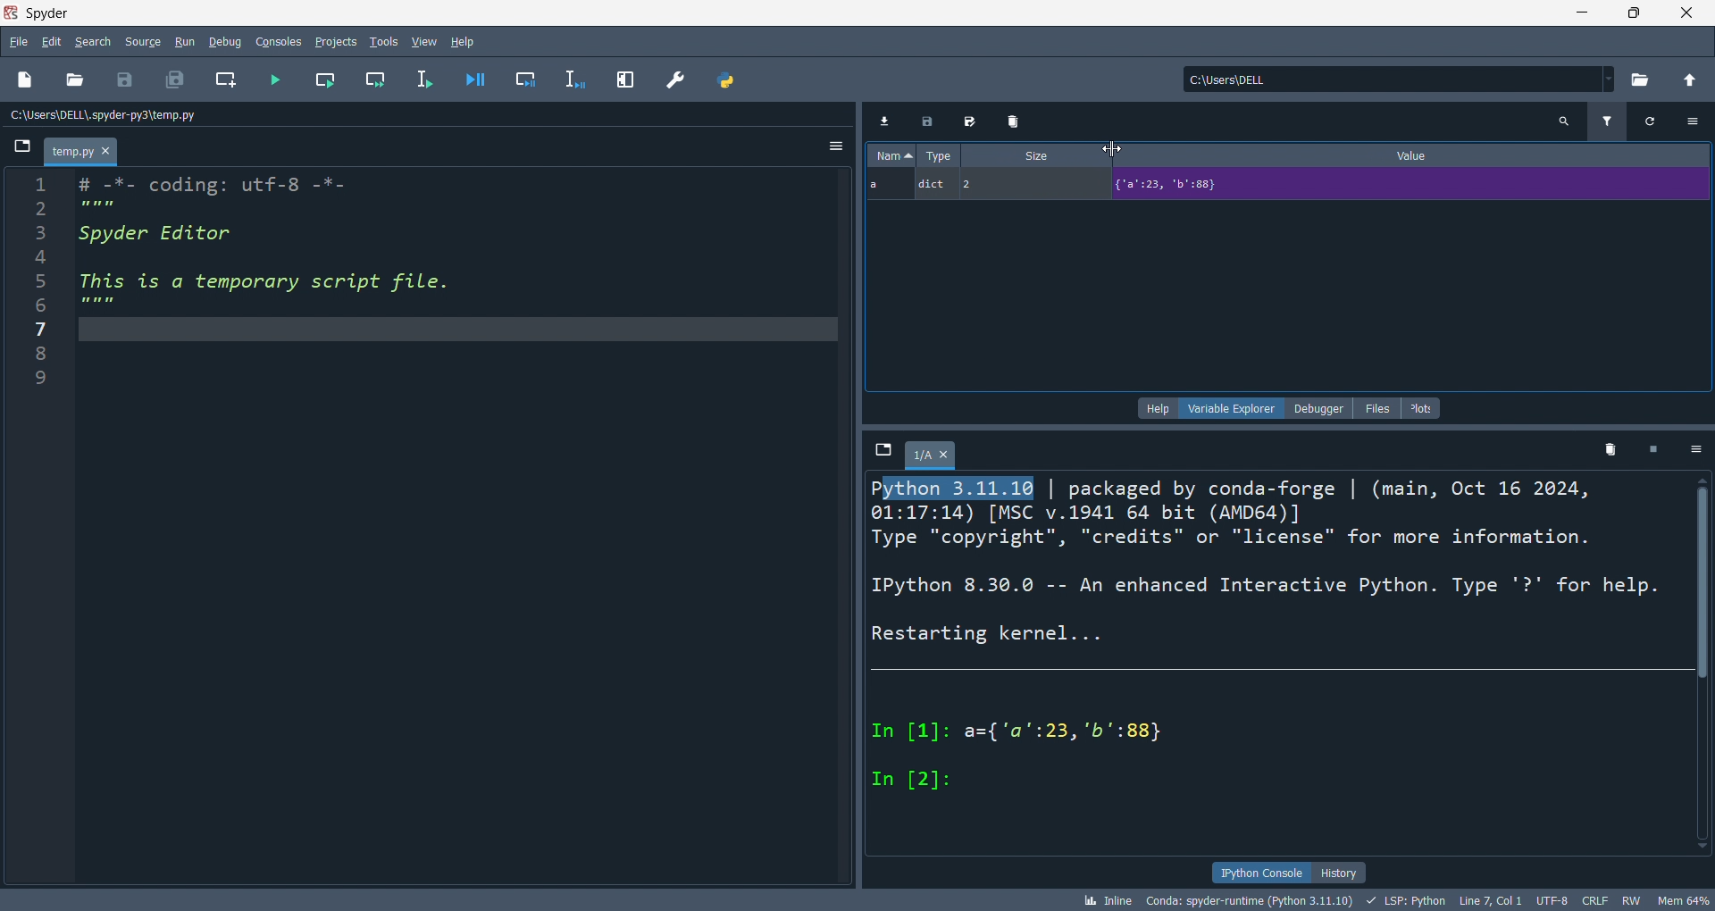 The width and height of the screenshot is (1715, 911). What do you see at coordinates (726, 78) in the screenshot?
I see `path manager` at bounding box center [726, 78].